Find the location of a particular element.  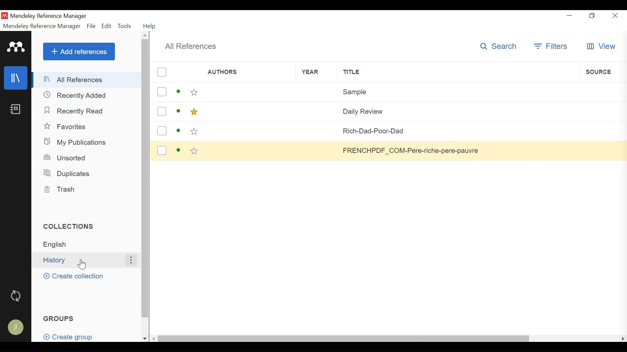

Restore is located at coordinates (592, 16).